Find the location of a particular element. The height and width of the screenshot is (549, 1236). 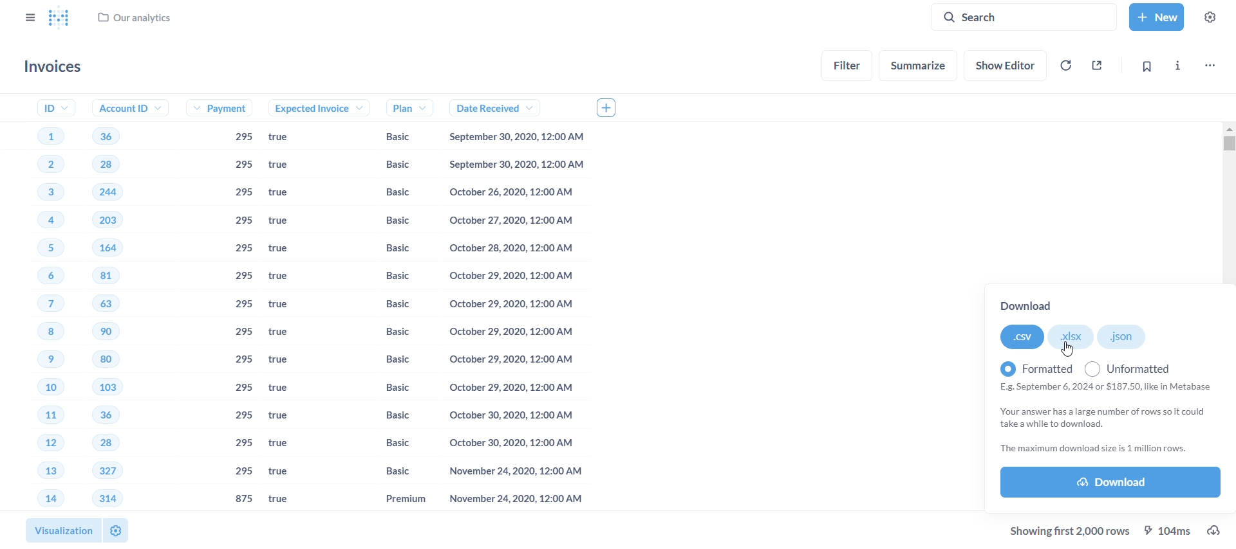

October 29,2020, 12:00 AM is located at coordinates (516, 278).